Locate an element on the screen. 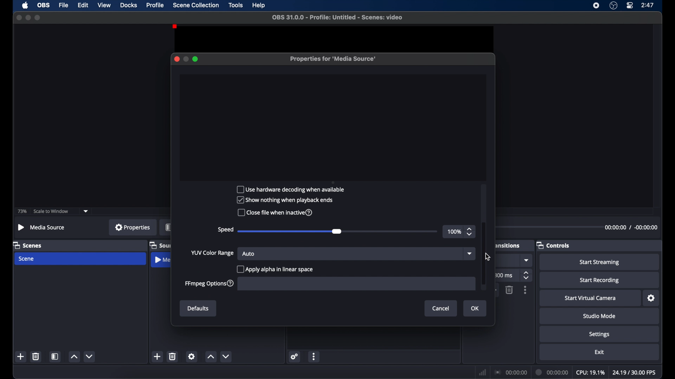 The image size is (675, 379). start recording is located at coordinates (599, 280).